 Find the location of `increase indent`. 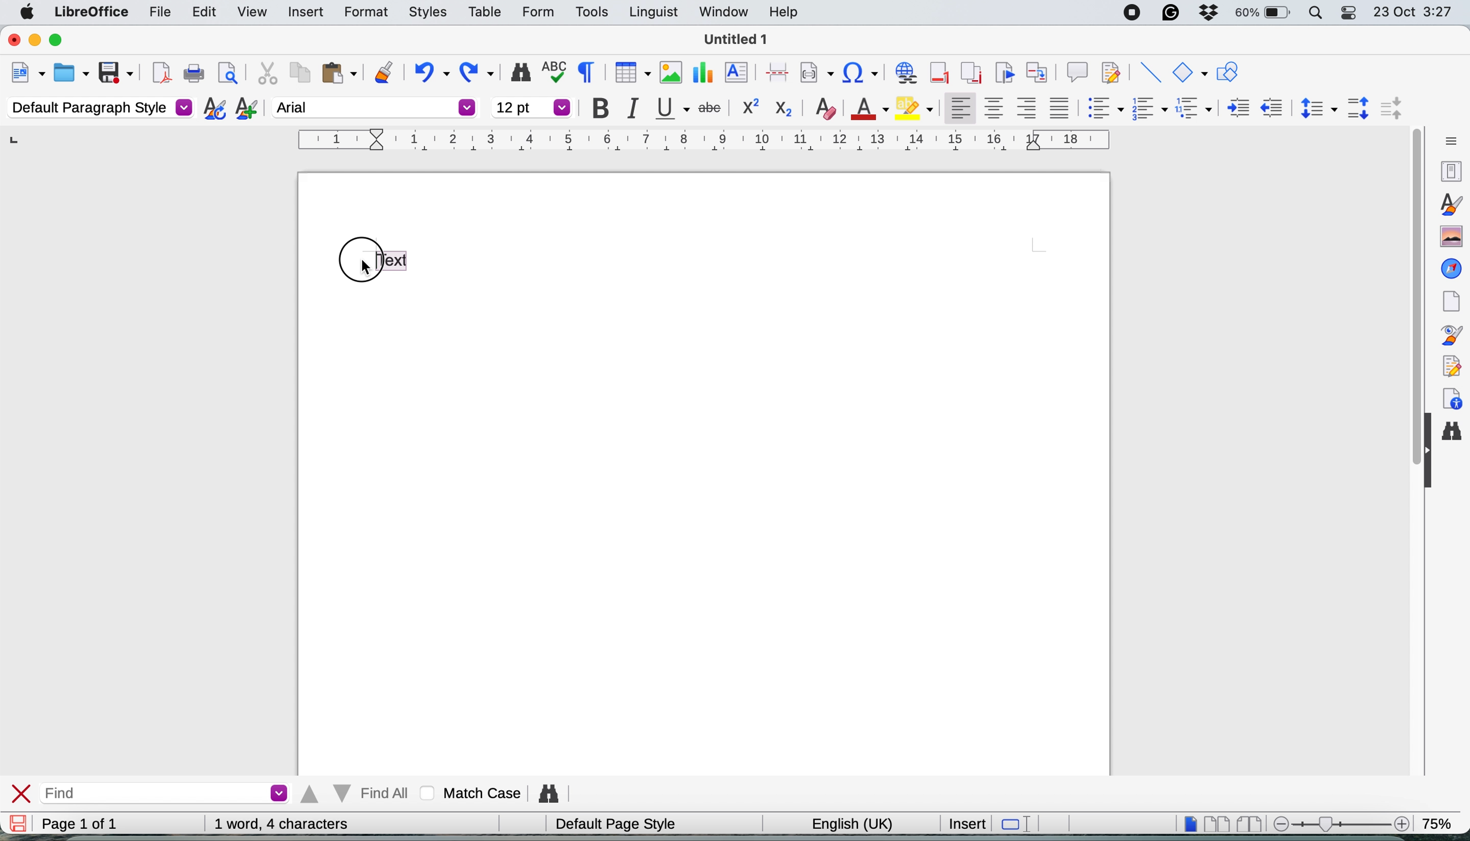

increase indent is located at coordinates (1232, 108).